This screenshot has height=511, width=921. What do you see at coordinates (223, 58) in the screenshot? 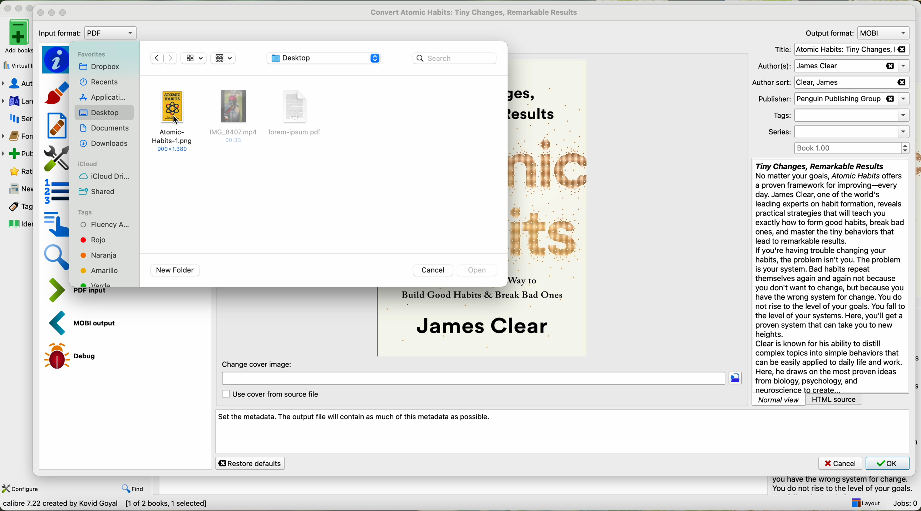
I see `mosaic view` at bounding box center [223, 58].